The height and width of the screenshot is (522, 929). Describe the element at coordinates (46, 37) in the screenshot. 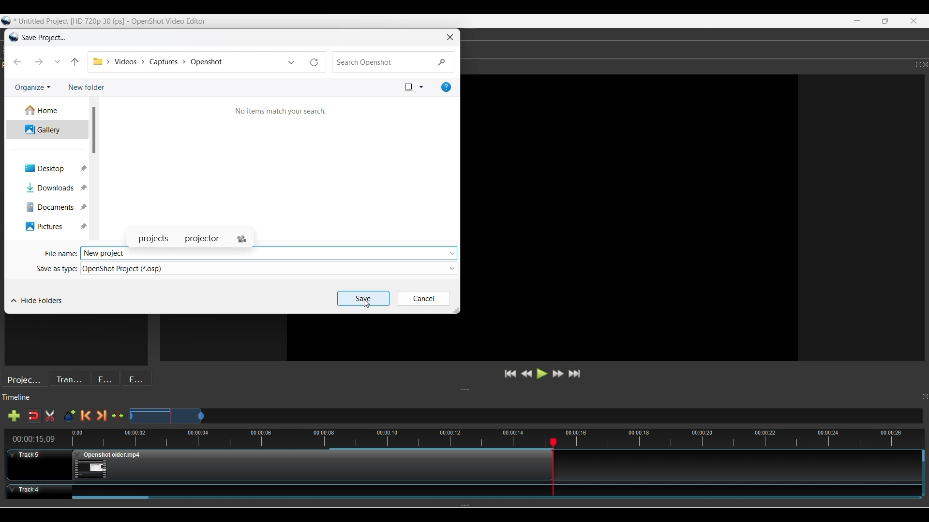

I see `Window name` at that location.